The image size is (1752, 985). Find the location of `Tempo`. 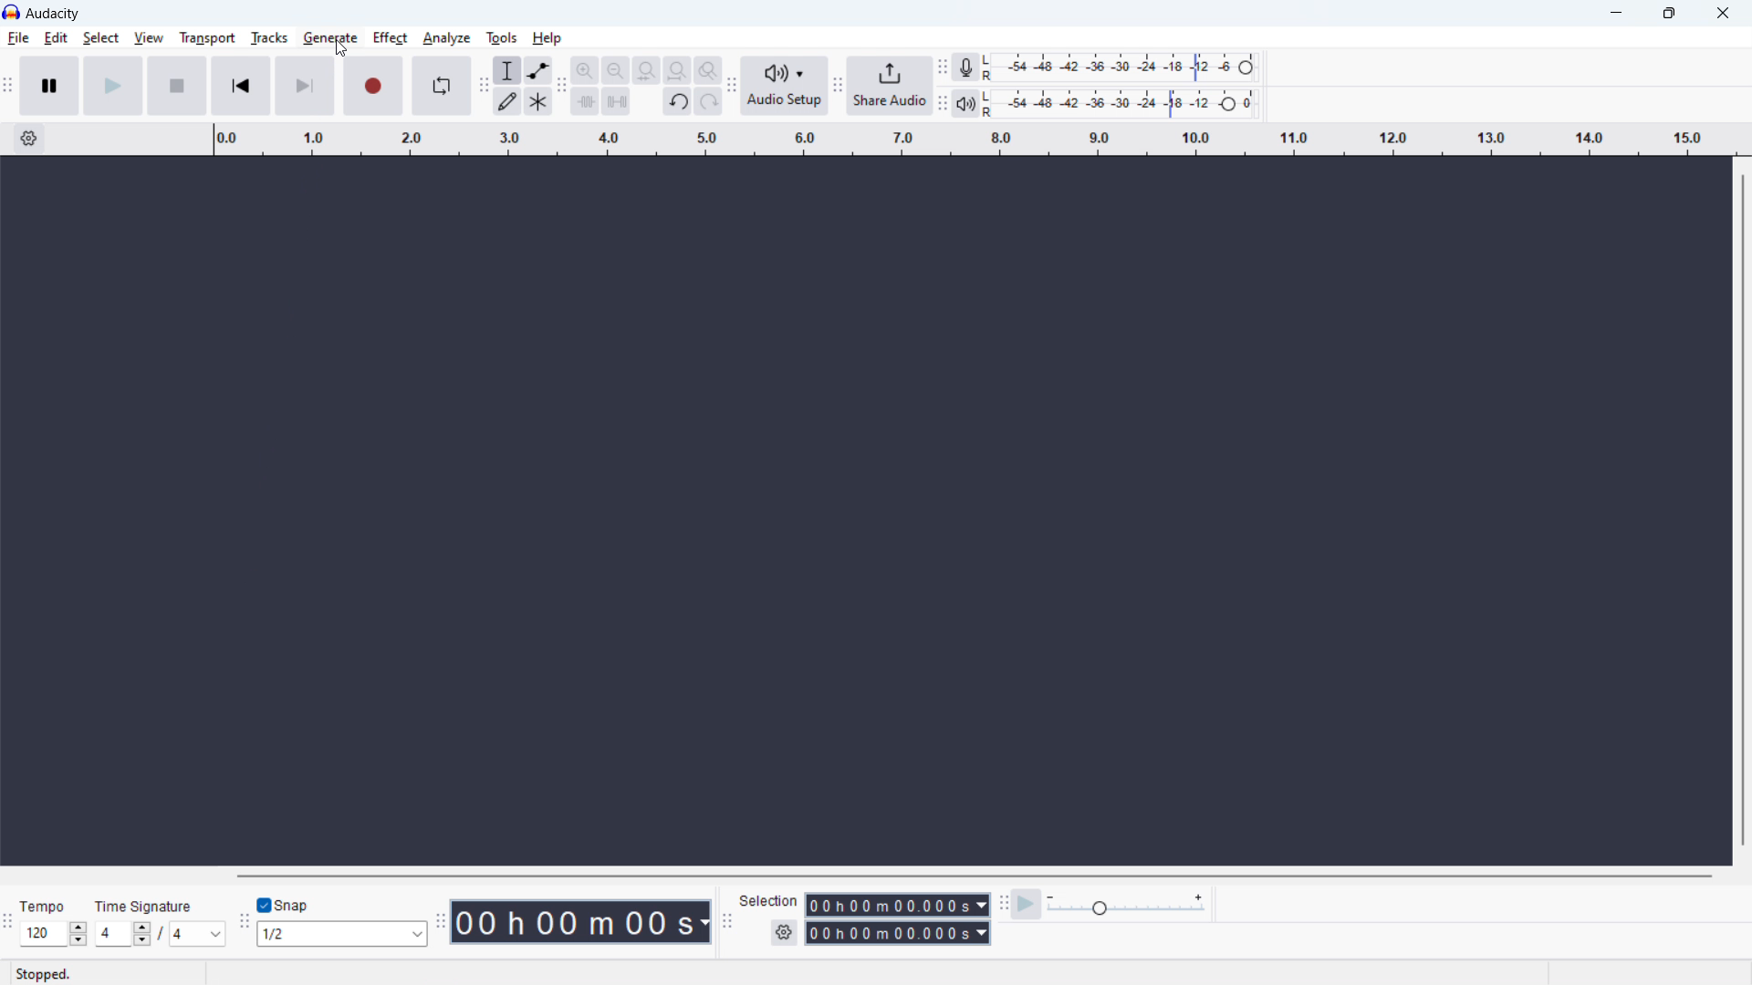

Tempo is located at coordinates (46, 906).